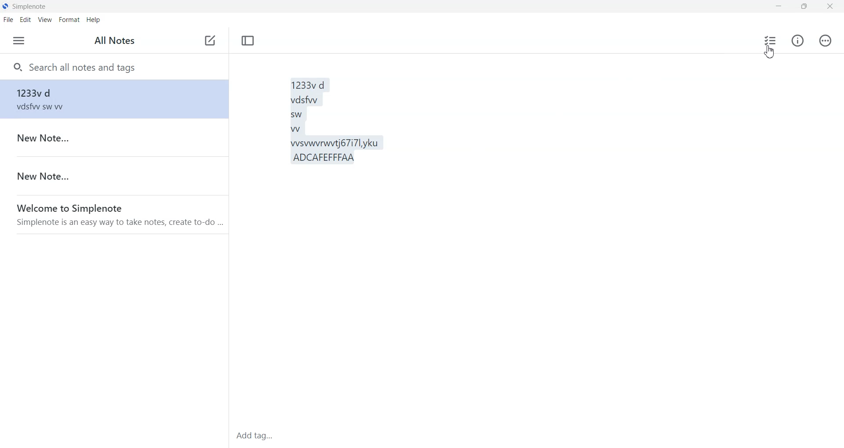  What do you see at coordinates (803, 7) in the screenshot?
I see `Maximize` at bounding box center [803, 7].